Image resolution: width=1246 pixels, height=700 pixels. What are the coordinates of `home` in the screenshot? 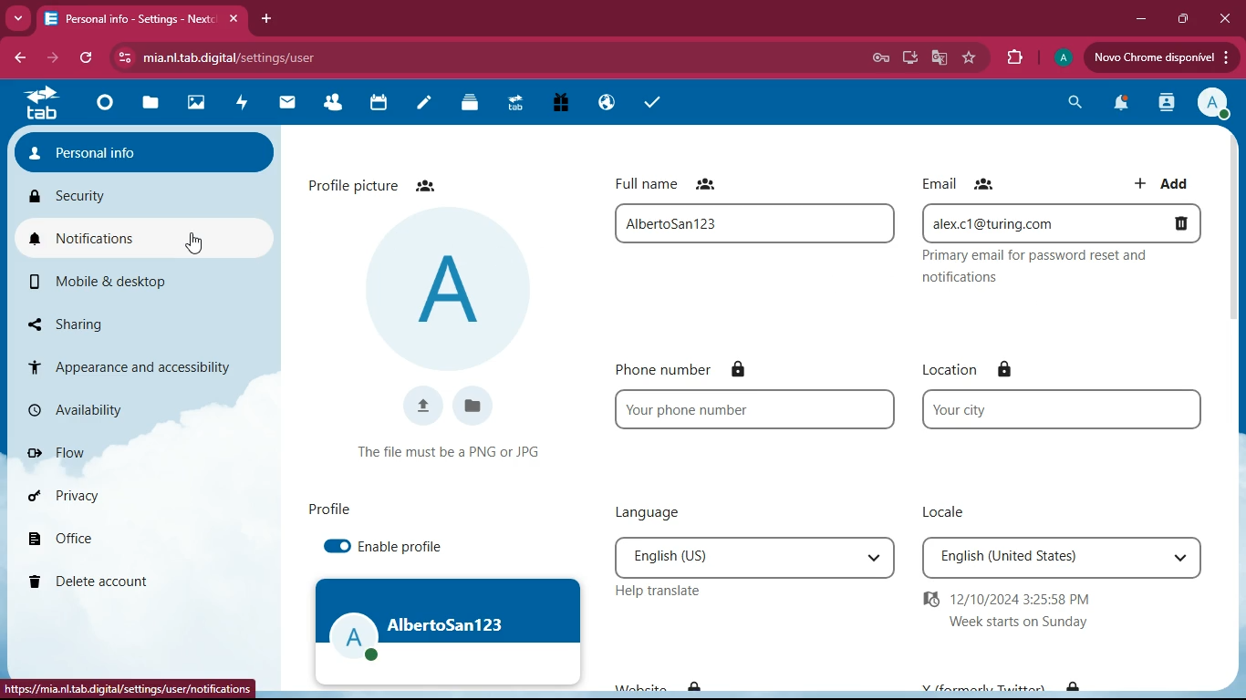 It's located at (109, 109).